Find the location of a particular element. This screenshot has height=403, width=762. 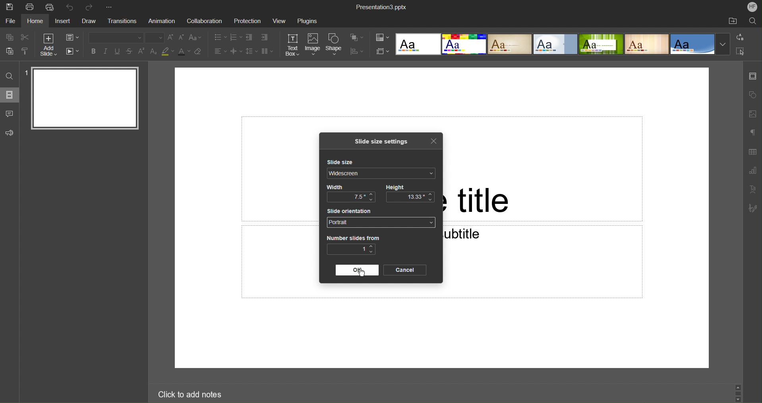

Redo is located at coordinates (91, 6).